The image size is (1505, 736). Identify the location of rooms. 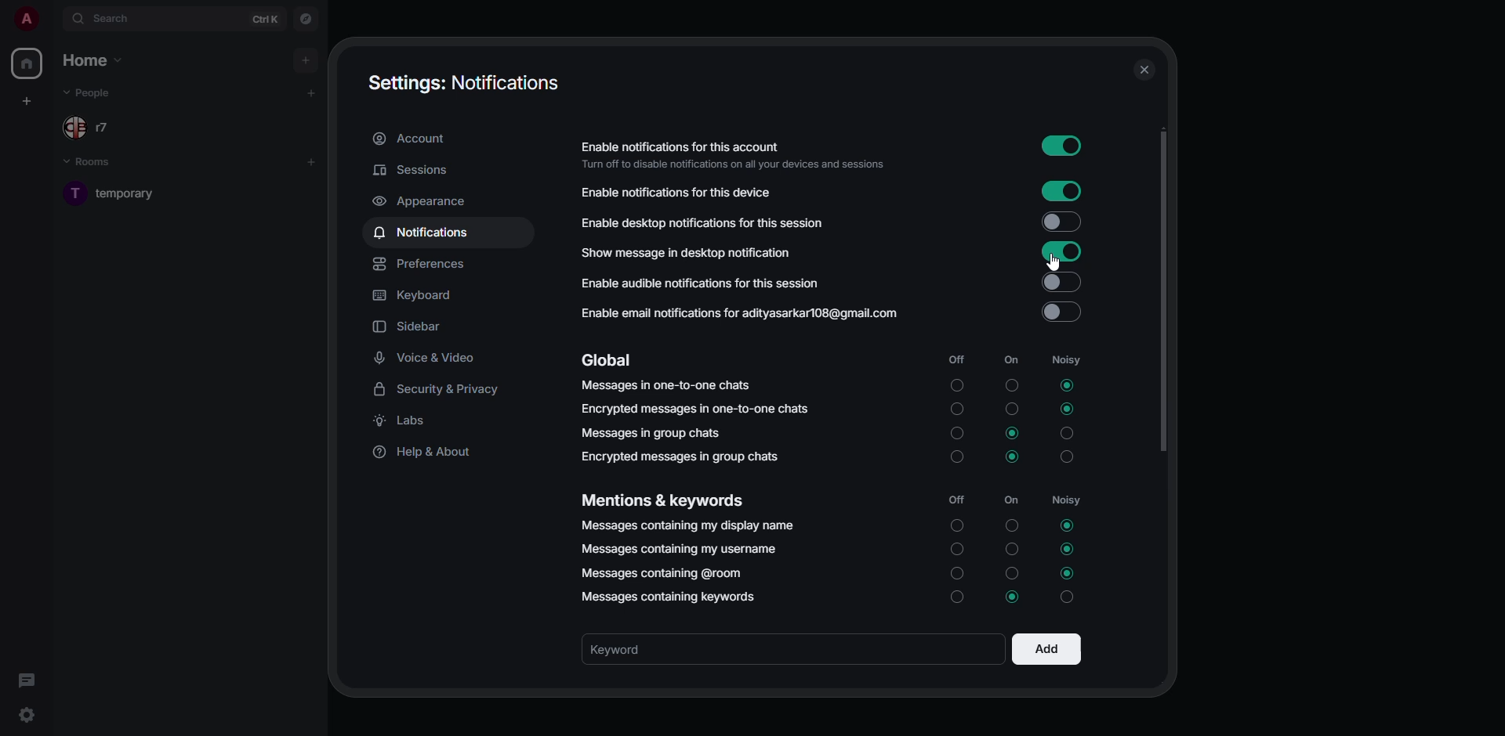
(97, 163).